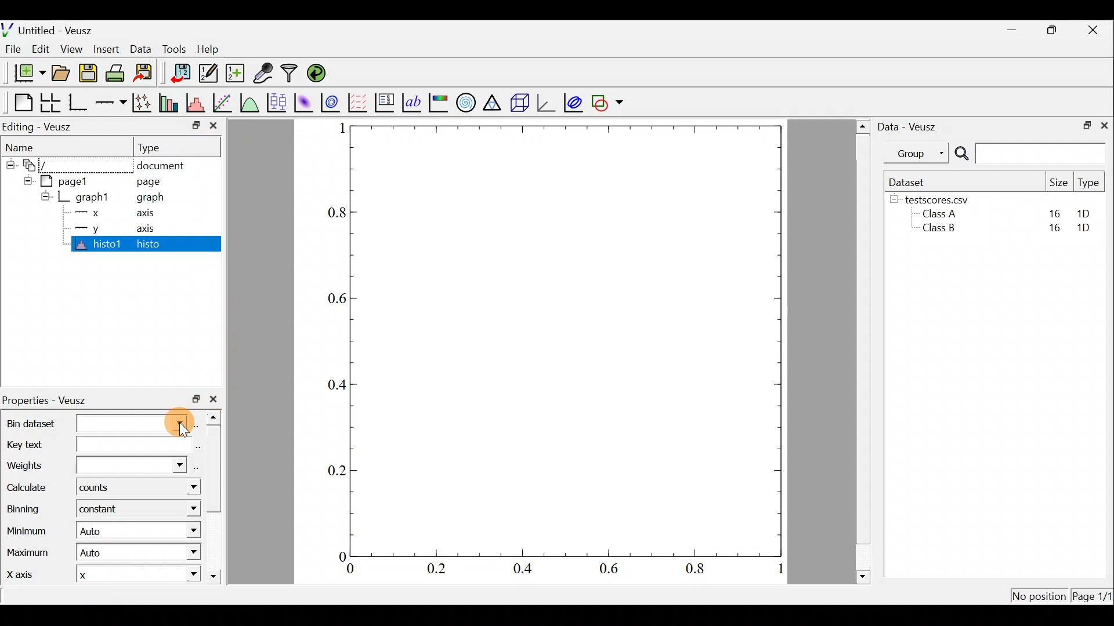 The width and height of the screenshot is (1114, 626). I want to click on 3d scene, so click(520, 103).